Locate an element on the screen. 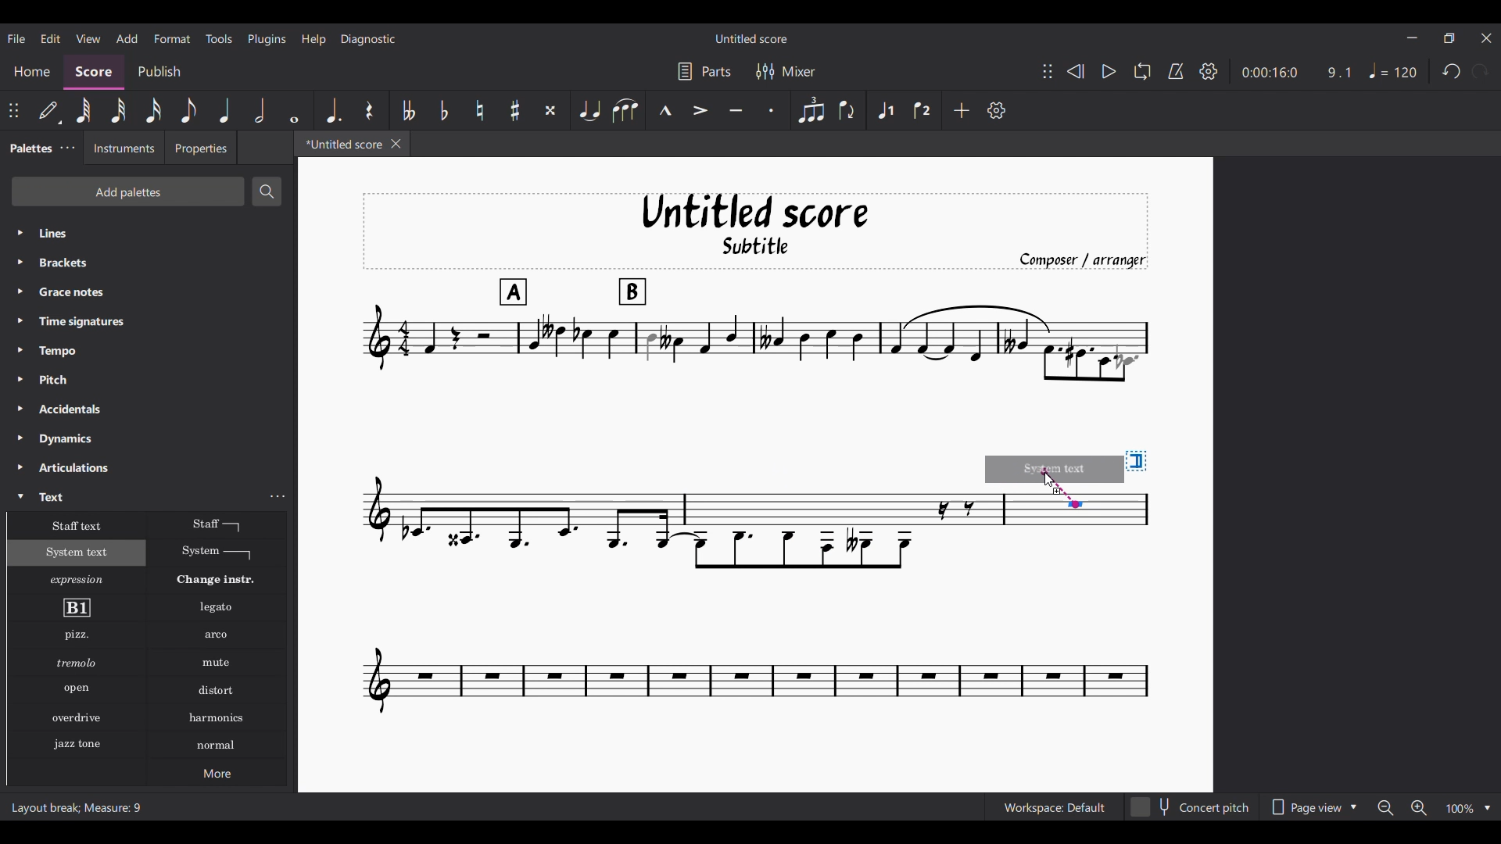 This screenshot has width=1501, height=844. Normal is located at coordinates (217, 745).